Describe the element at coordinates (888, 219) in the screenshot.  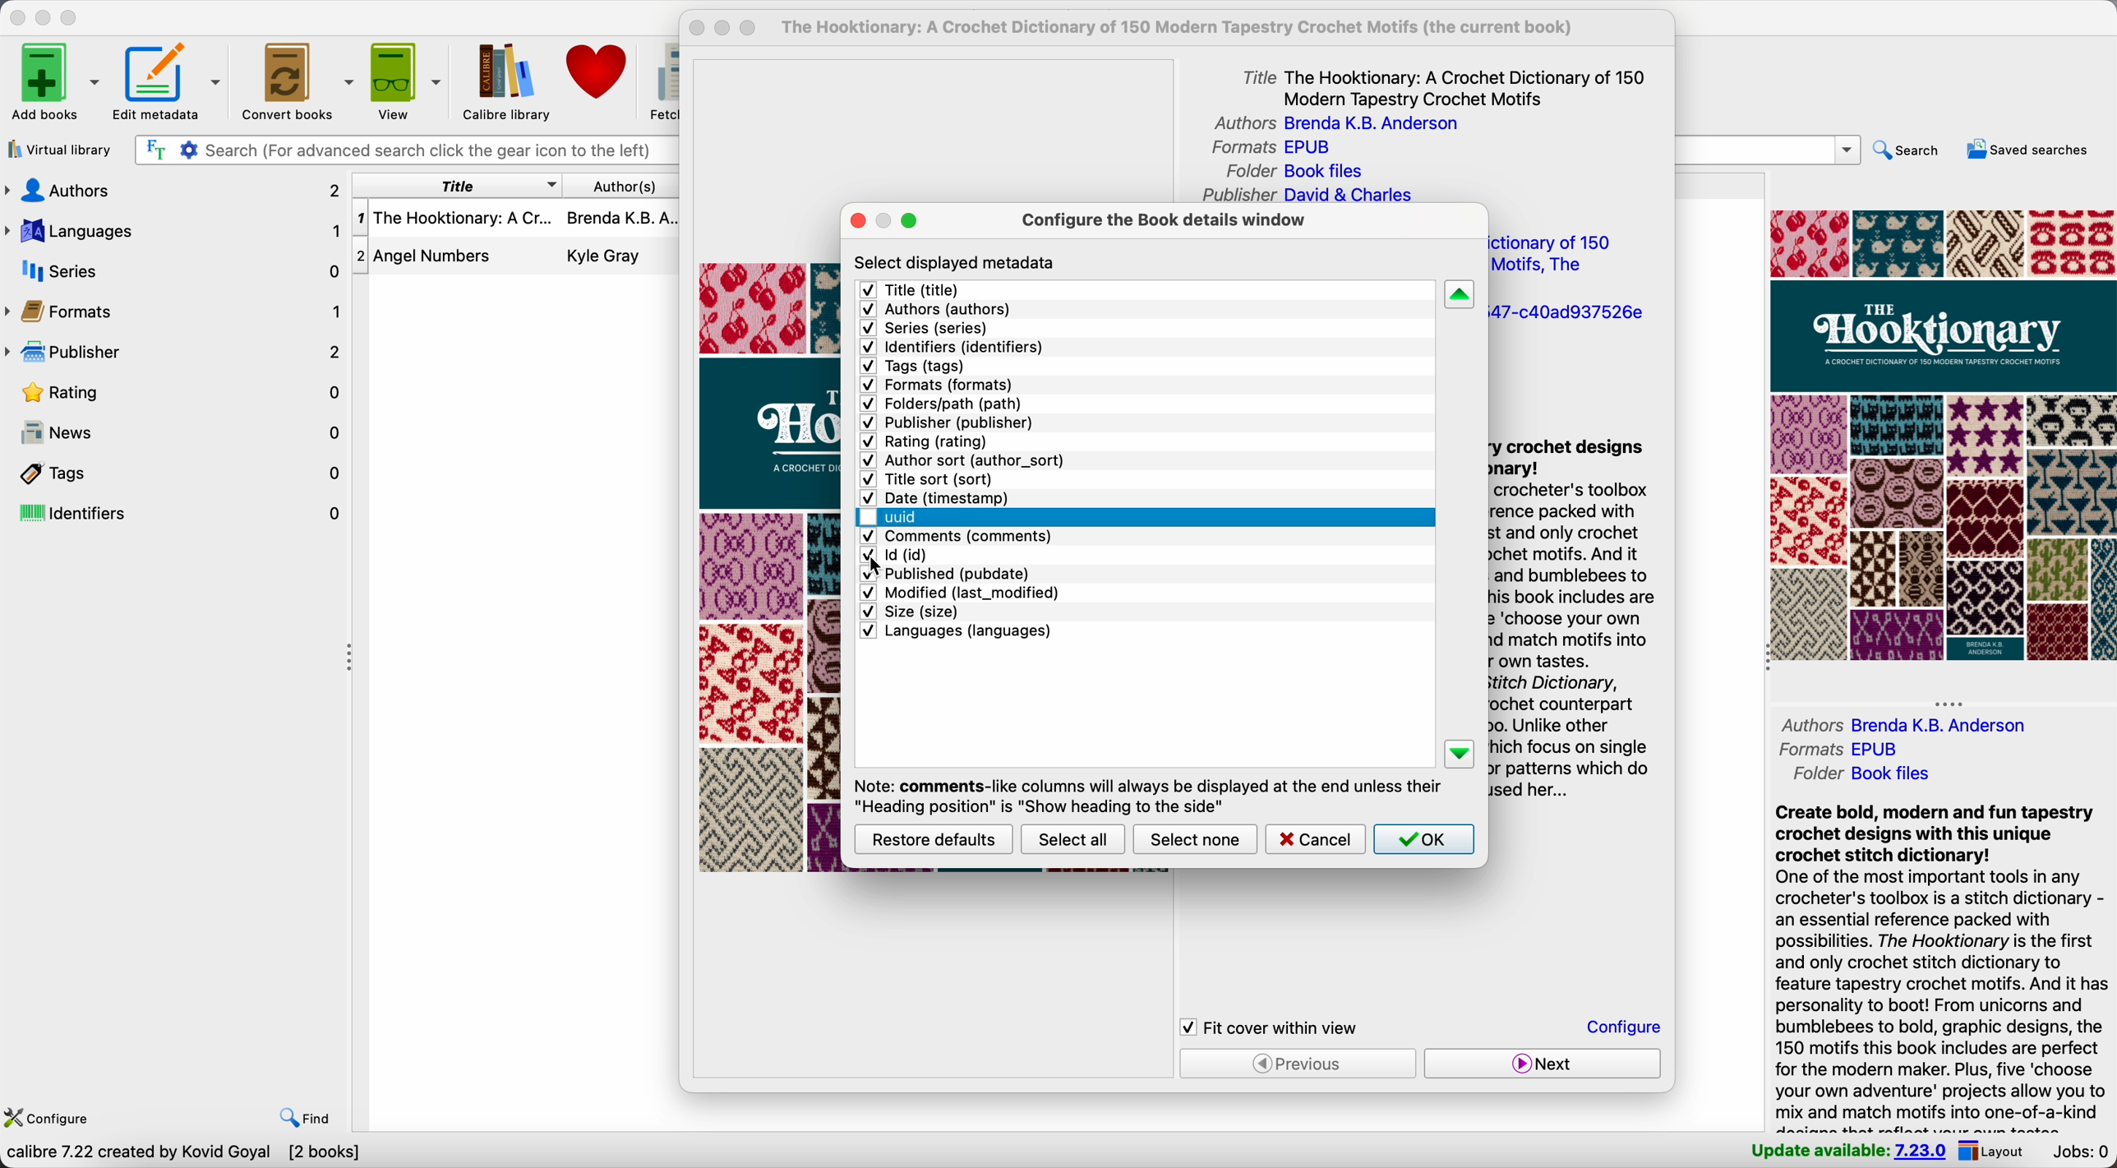
I see `minimize popup` at that location.